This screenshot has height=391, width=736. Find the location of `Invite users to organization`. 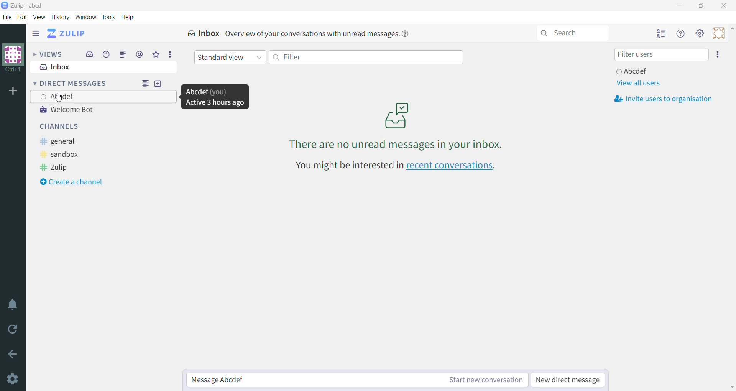

Invite users to organization is located at coordinates (718, 55).